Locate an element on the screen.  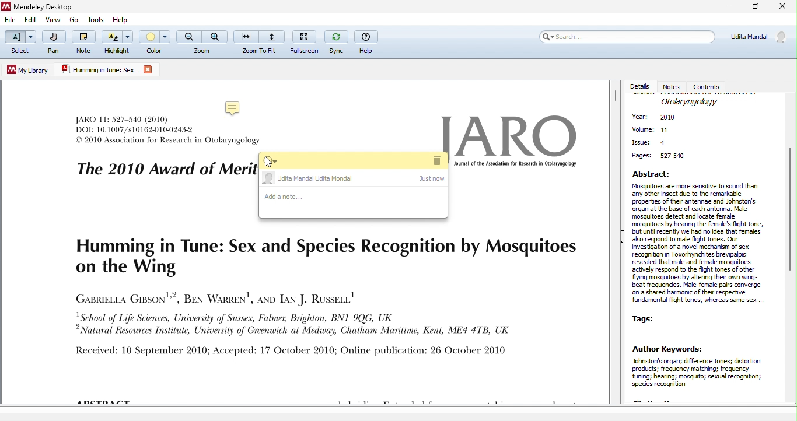
maximize is located at coordinates (754, 8).